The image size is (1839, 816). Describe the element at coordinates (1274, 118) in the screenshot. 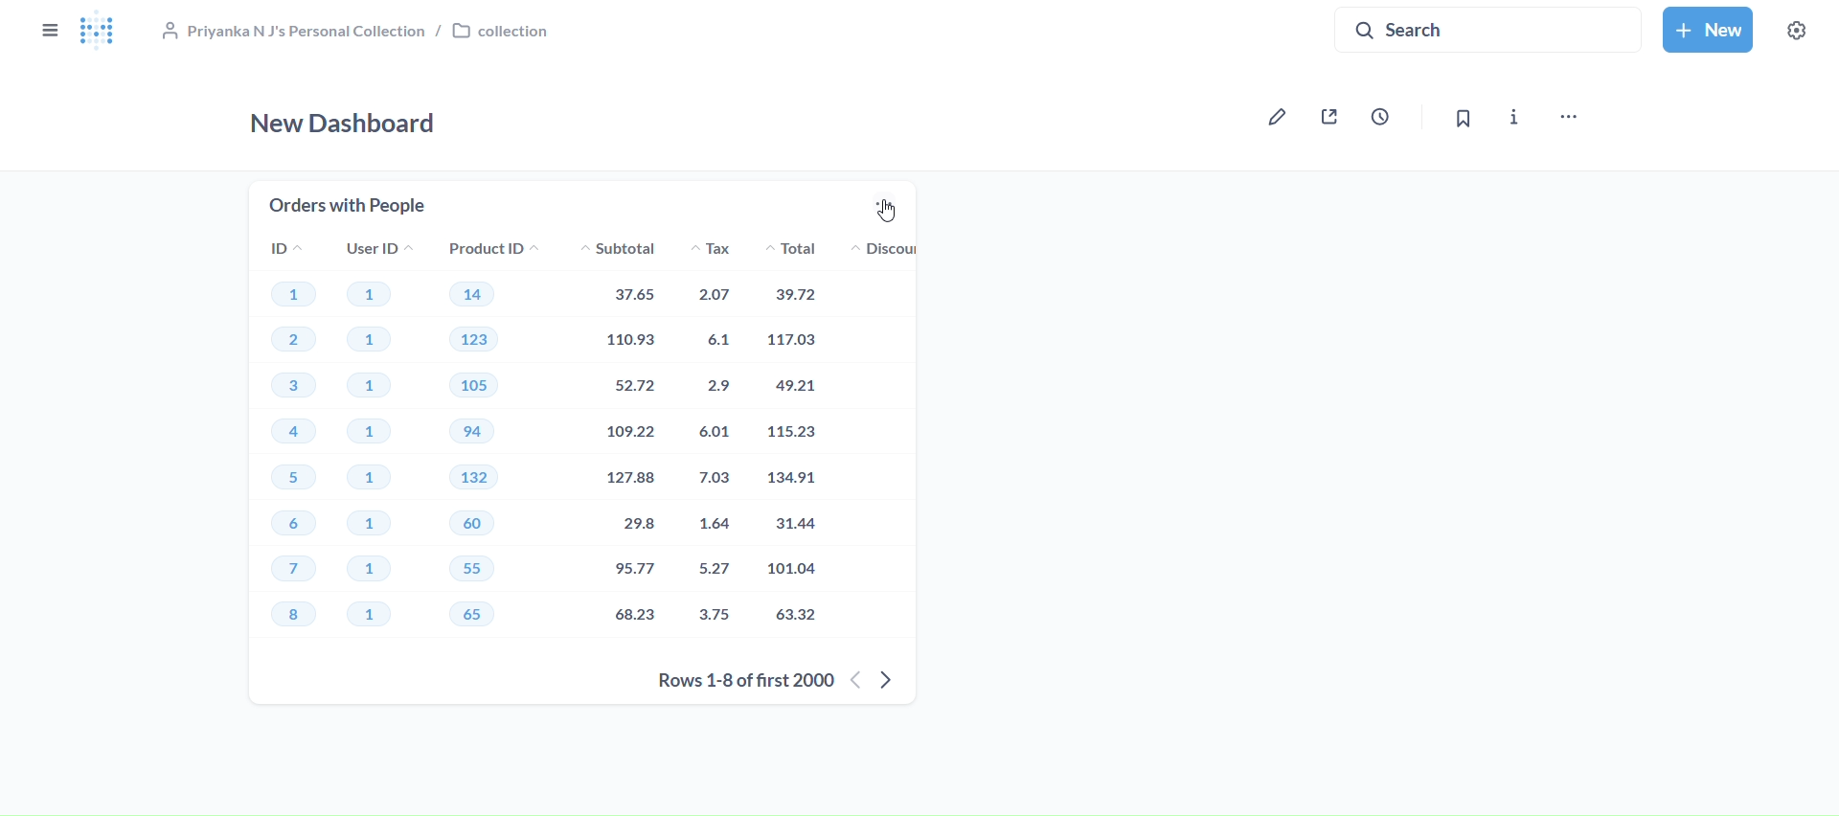

I see `edit` at that location.